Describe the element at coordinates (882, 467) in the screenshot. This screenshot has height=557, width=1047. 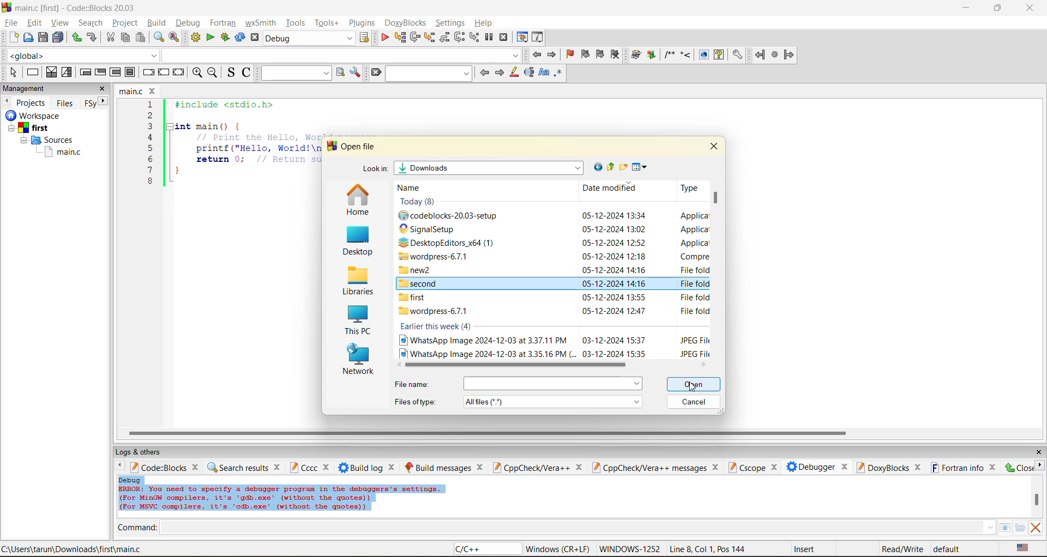
I see `doxyblocks` at that location.